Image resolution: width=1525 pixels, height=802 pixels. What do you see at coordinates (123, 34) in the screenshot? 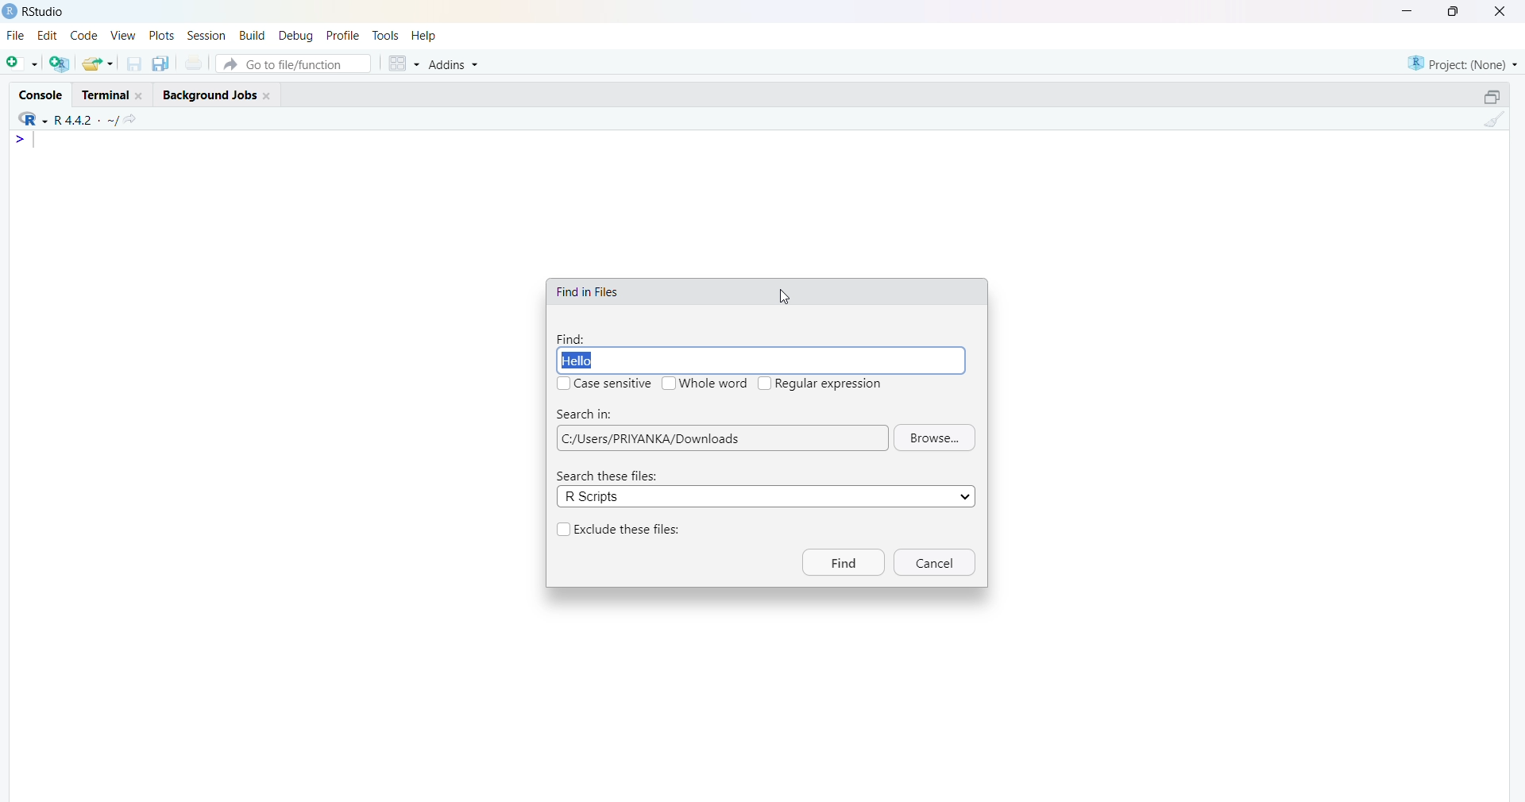
I see `view` at bounding box center [123, 34].